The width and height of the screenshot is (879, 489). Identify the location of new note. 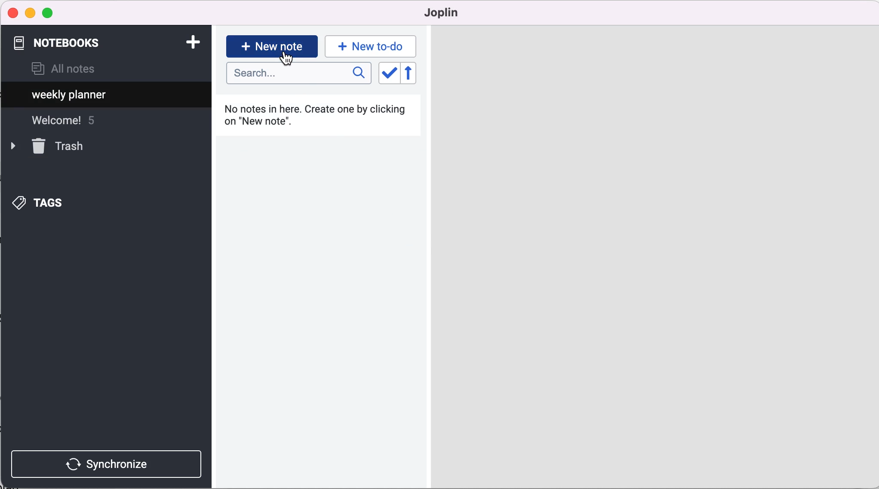
(272, 46).